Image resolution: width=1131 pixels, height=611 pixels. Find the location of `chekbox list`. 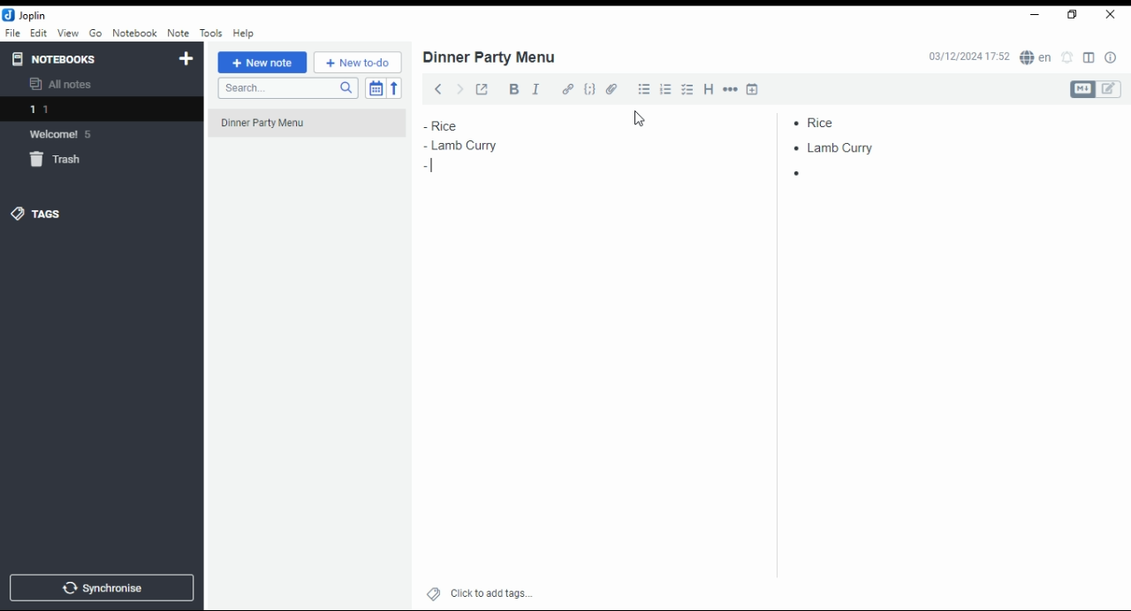

chekbox list is located at coordinates (688, 89).